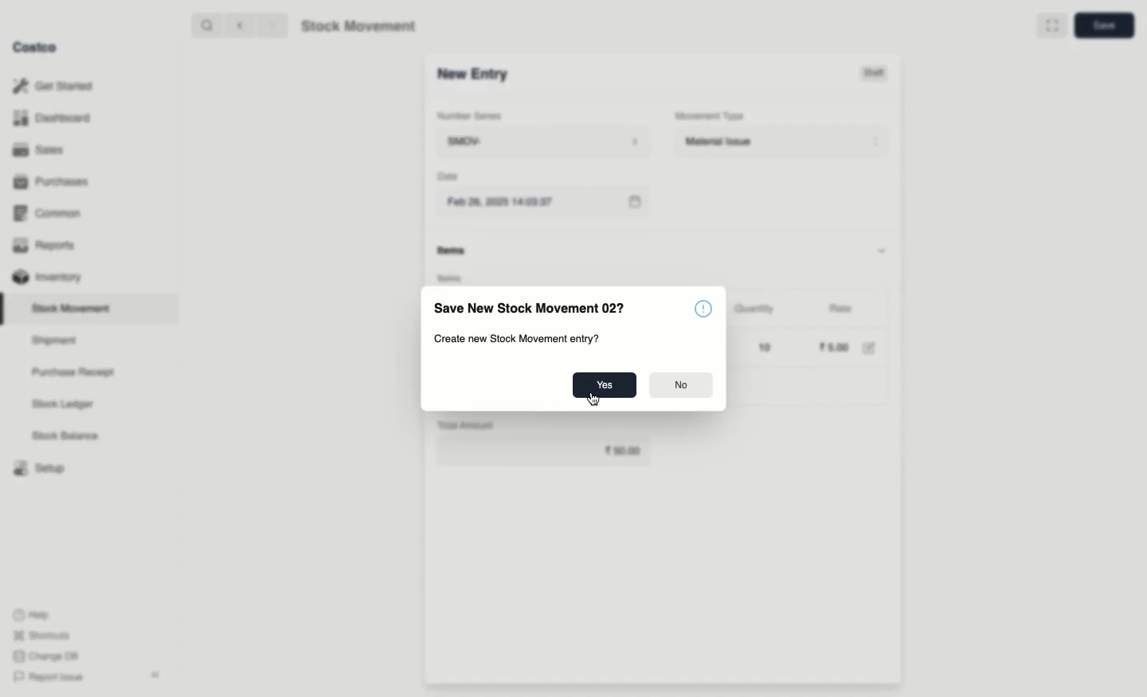 This screenshot has width=1147, height=697. I want to click on Setup, so click(37, 466).